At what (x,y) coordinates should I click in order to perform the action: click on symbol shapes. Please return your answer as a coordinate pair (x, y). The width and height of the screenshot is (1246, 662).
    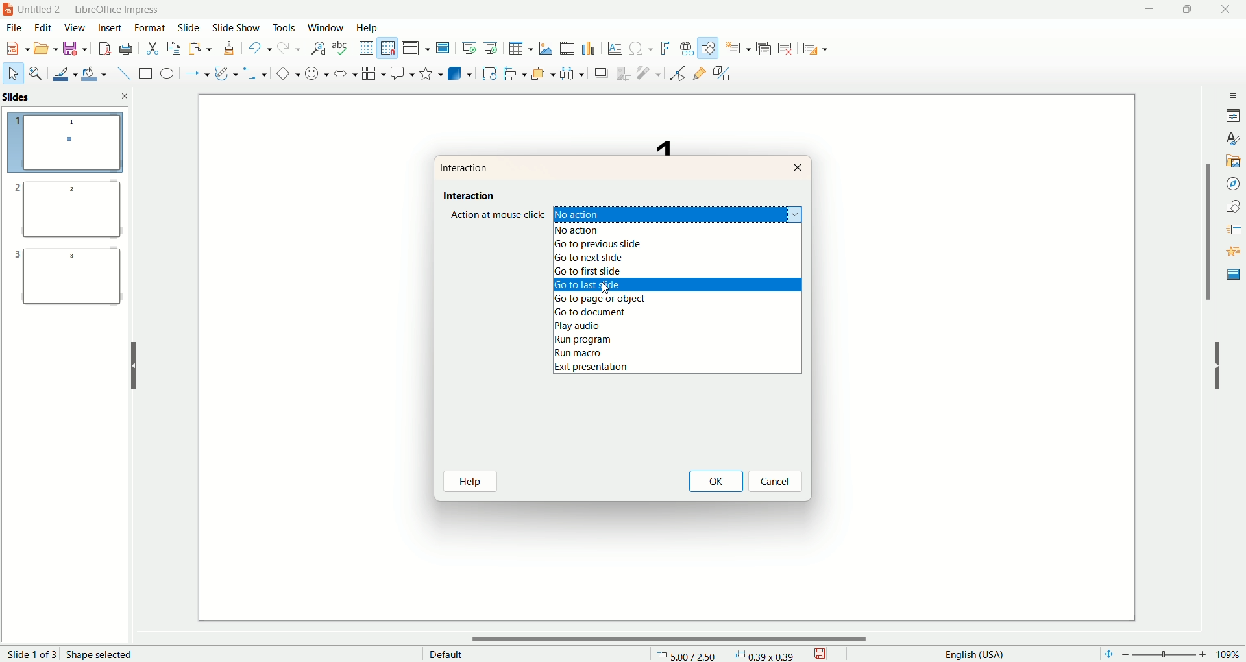
    Looking at the image, I should click on (314, 74).